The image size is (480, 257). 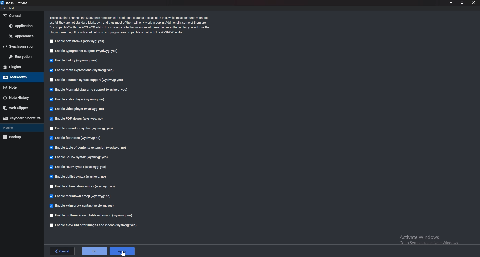 I want to click on Resize, so click(x=462, y=3).